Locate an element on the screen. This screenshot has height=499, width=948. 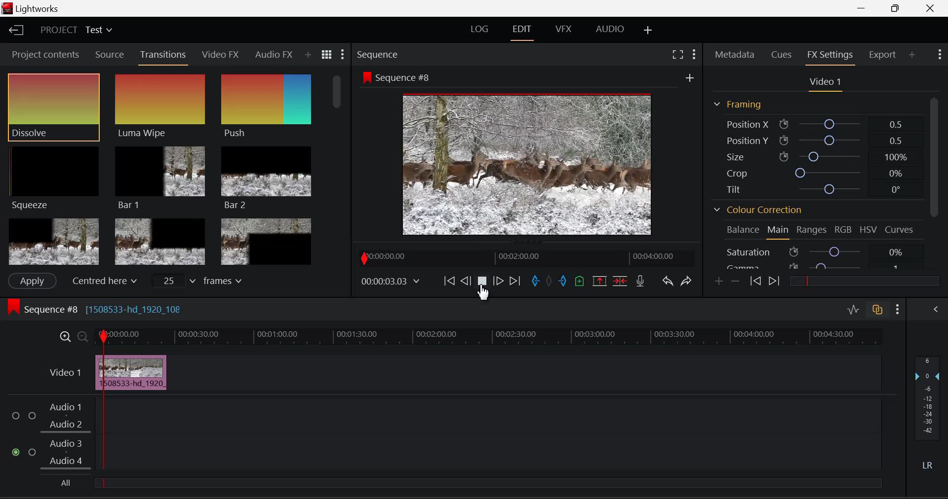
Show Settings is located at coordinates (694, 54).